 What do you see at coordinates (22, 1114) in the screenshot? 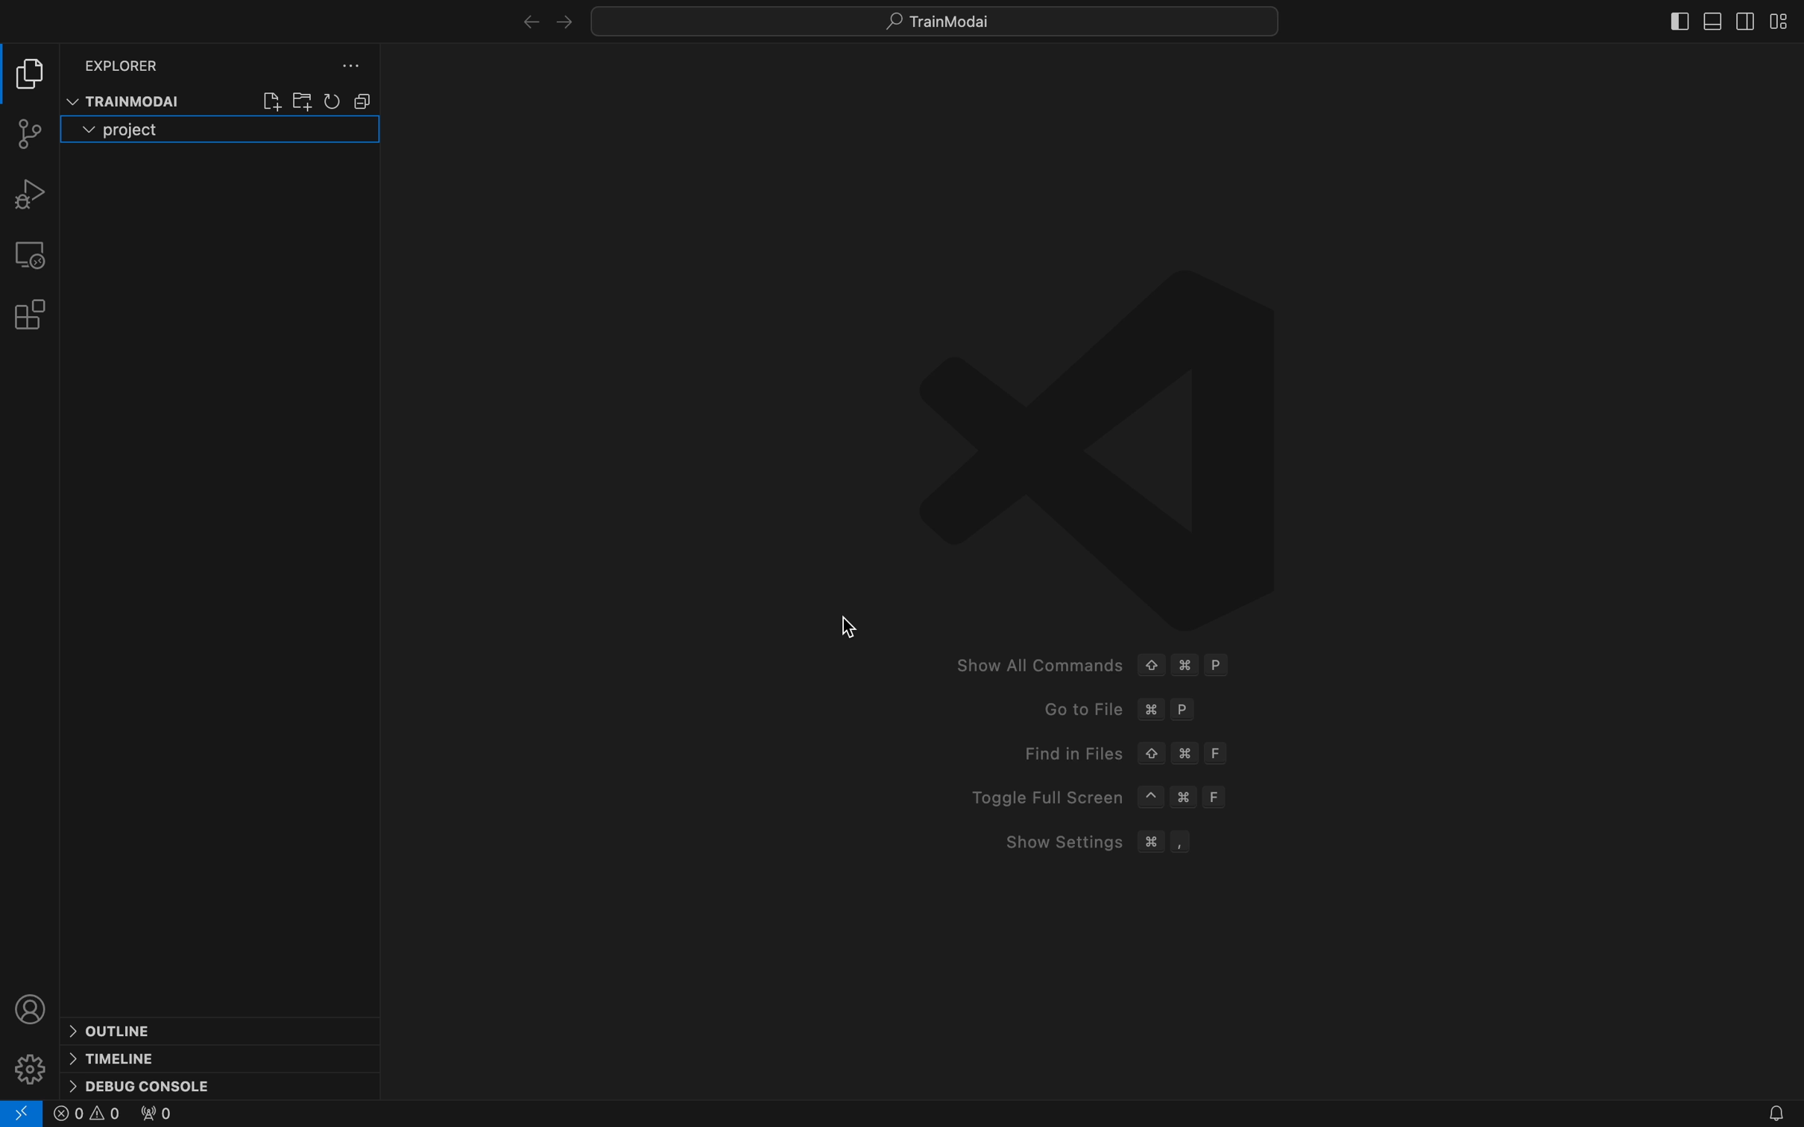
I see `error logs` at bounding box center [22, 1114].